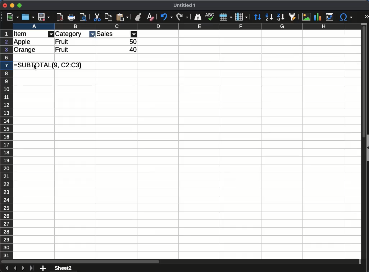 The width and height of the screenshot is (369, 272). I want to click on filter, so click(92, 35).